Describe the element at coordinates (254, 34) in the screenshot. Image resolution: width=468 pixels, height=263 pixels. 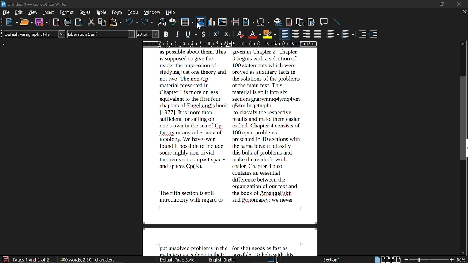
I see `text color` at that location.